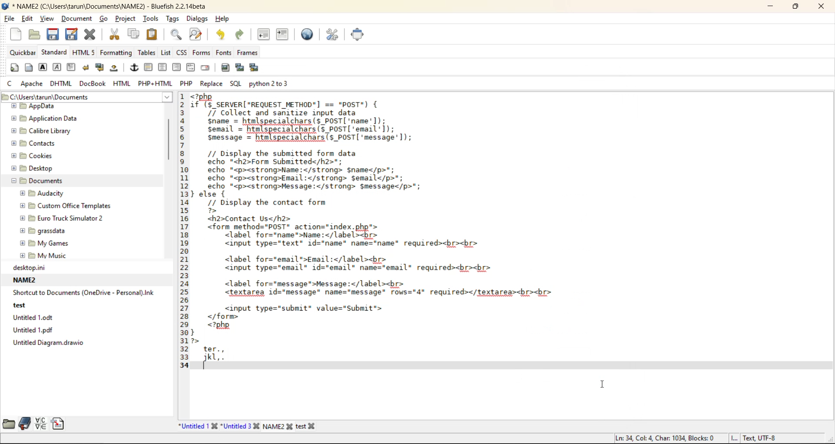 This screenshot has height=444, width=835. Describe the element at coordinates (115, 6) in the screenshot. I see `new file name` at that location.